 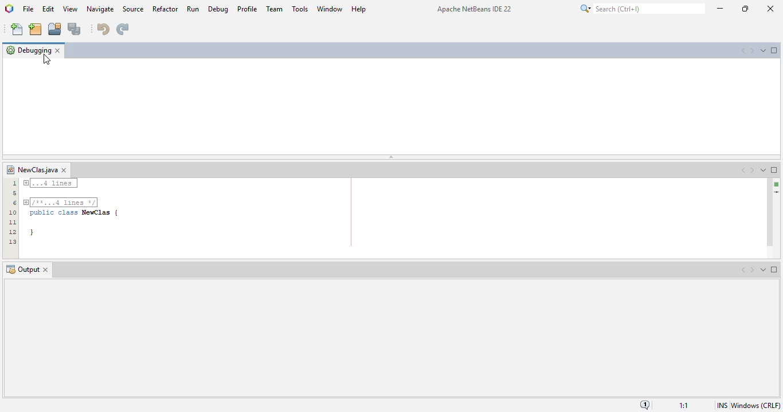 What do you see at coordinates (17, 30) in the screenshot?
I see `new file` at bounding box center [17, 30].